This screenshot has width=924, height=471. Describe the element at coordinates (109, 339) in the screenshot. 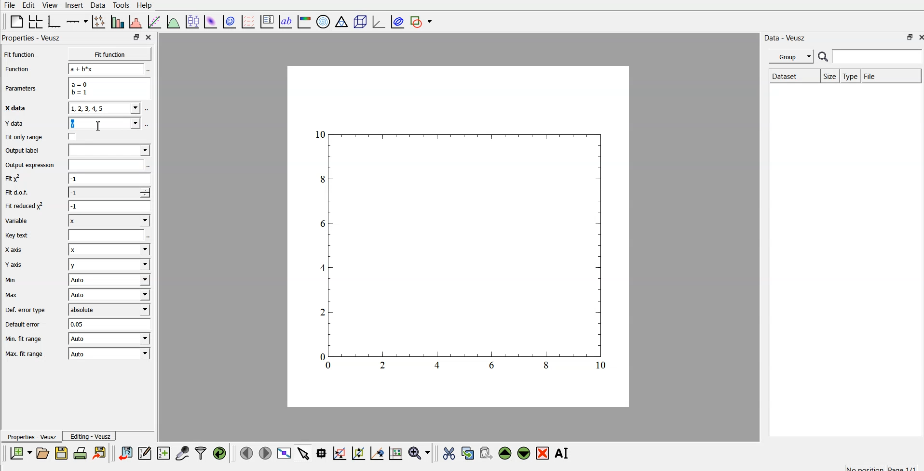

I see `| Auto` at that location.